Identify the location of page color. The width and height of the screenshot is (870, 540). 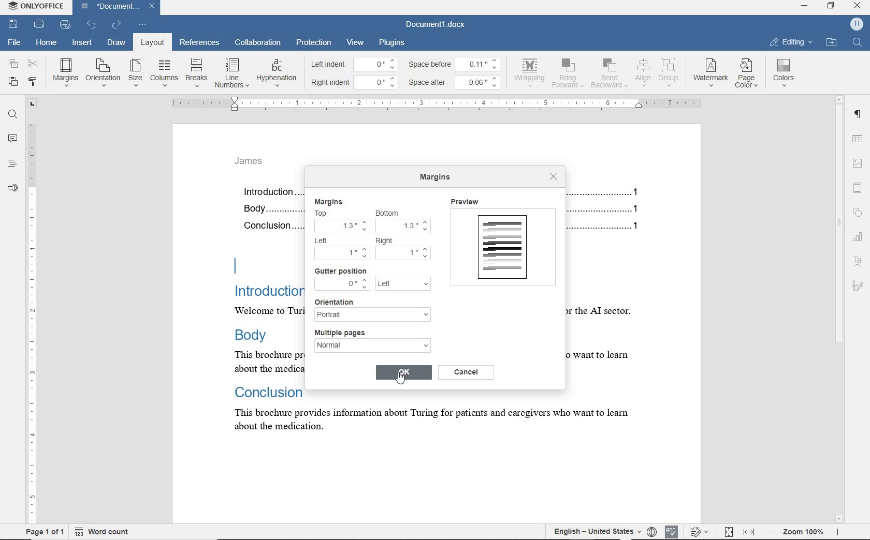
(748, 74).